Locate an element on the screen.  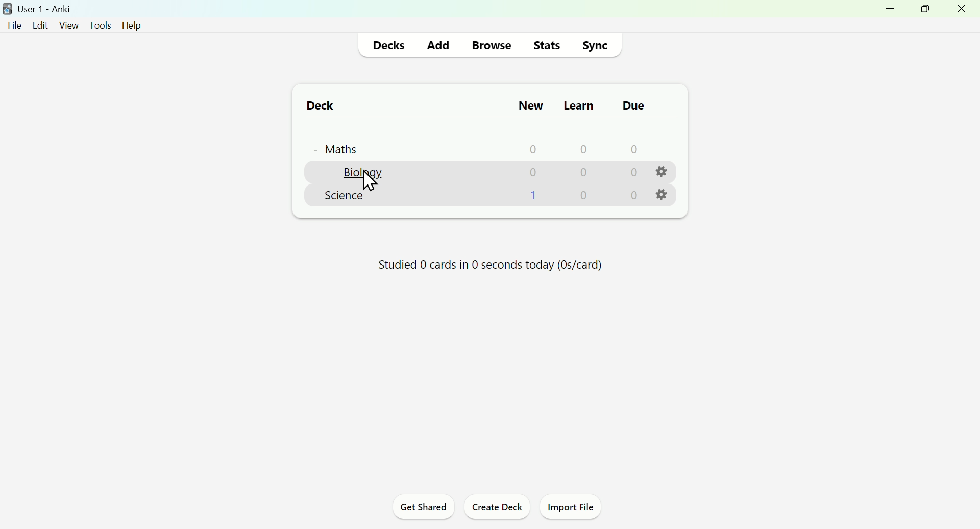
close is located at coordinates (962, 11).